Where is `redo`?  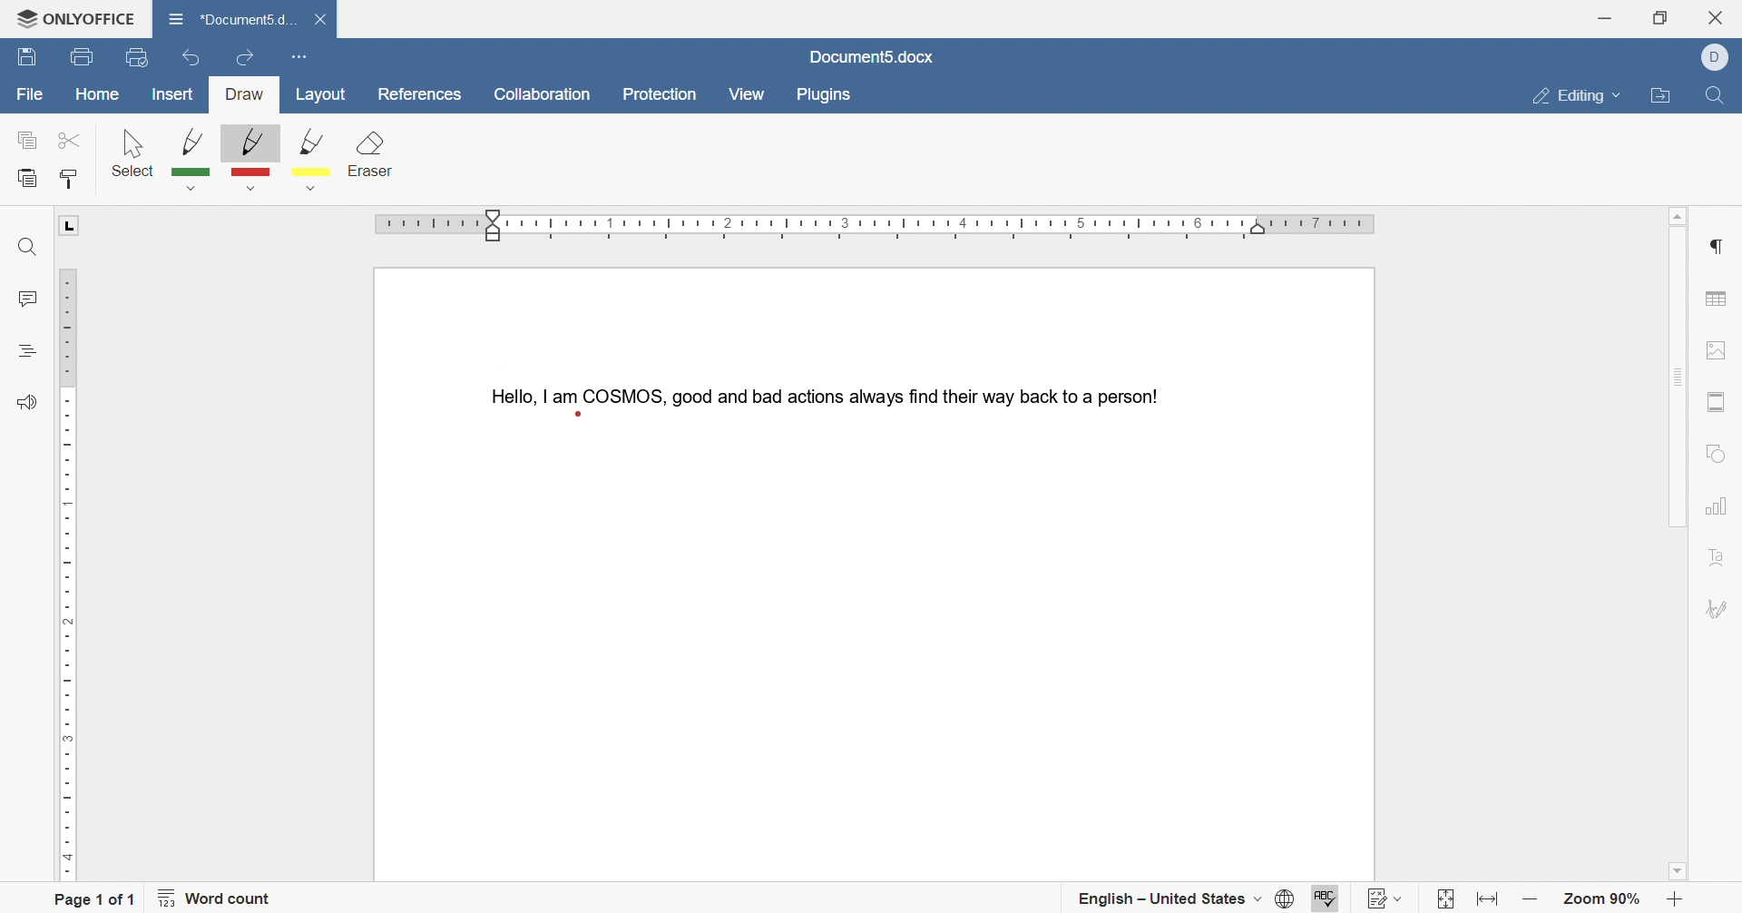 redo is located at coordinates (245, 54).